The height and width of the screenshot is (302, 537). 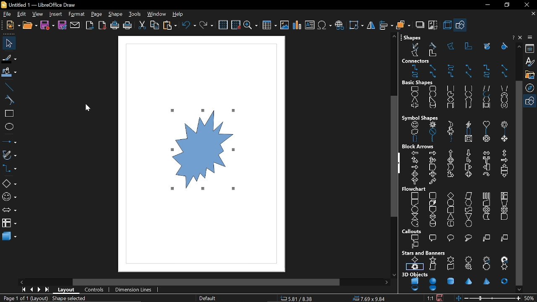 I want to click on Symbol shapes, so click(x=455, y=128).